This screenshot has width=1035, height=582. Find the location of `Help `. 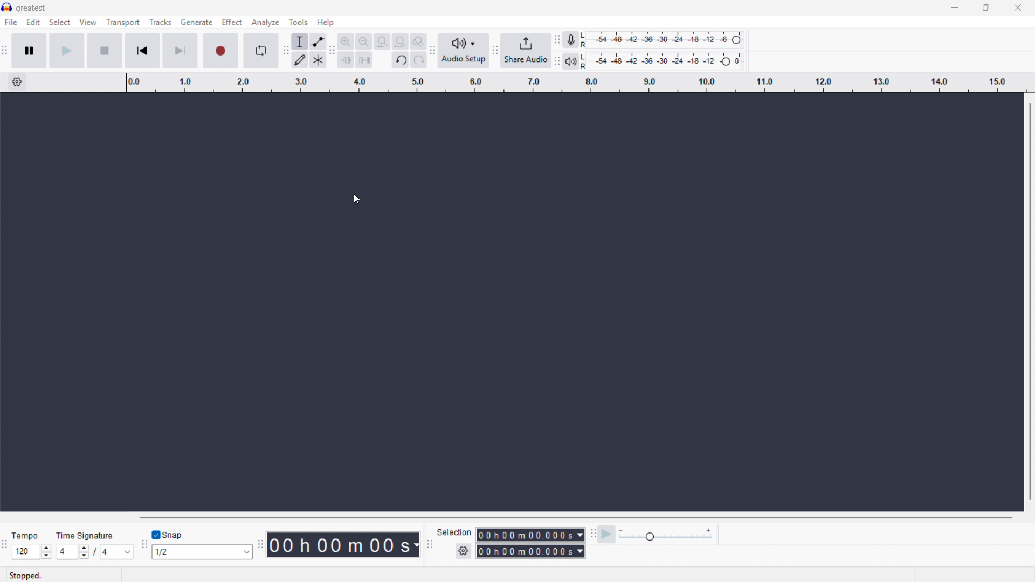

Help  is located at coordinates (325, 23).